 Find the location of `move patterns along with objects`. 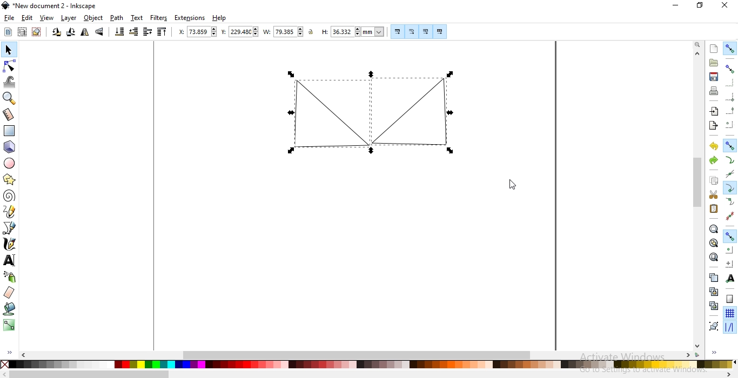

move patterns along with objects is located at coordinates (440, 30).